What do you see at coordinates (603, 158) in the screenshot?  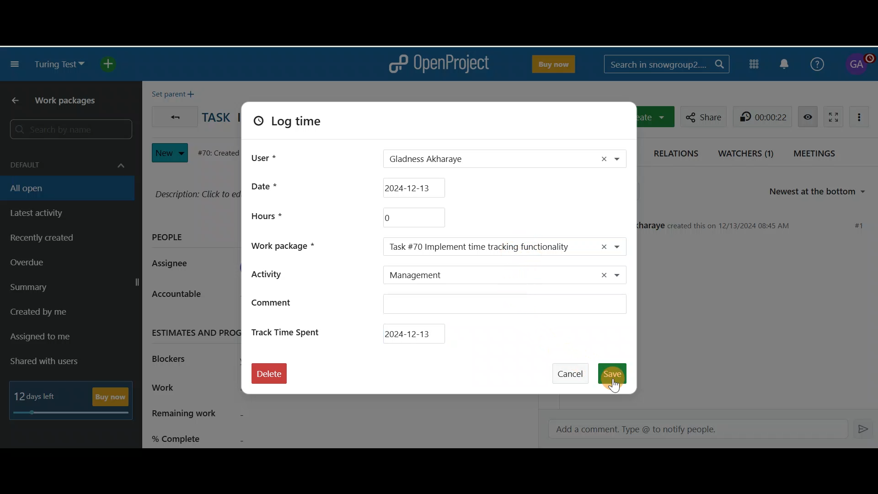 I see `Remove` at bounding box center [603, 158].